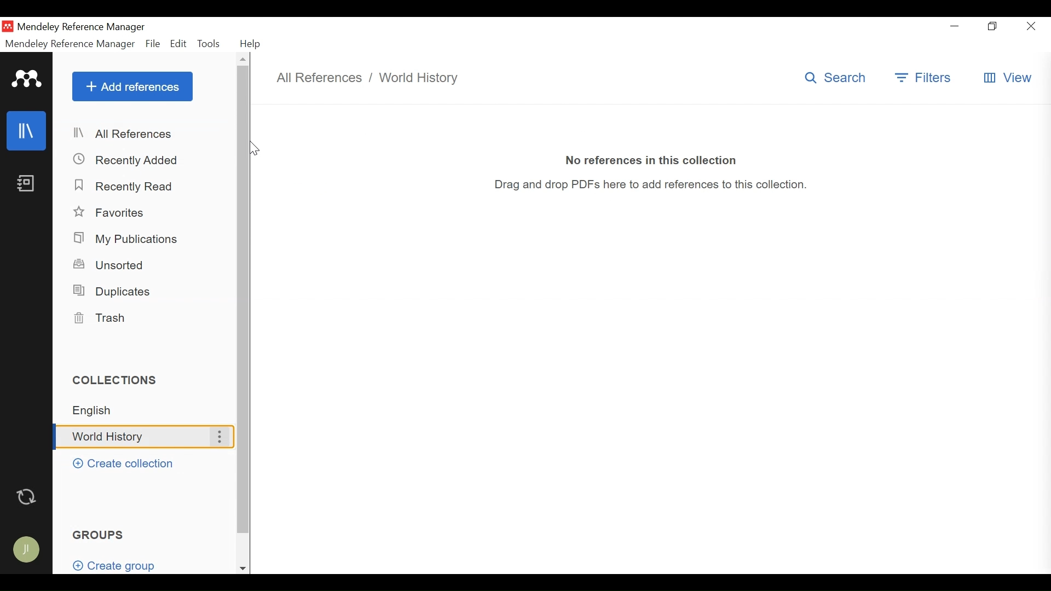 This screenshot has height=591, width=1051. Describe the element at coordinates (251, 44) in the screenshot. I see `Help` at that location.